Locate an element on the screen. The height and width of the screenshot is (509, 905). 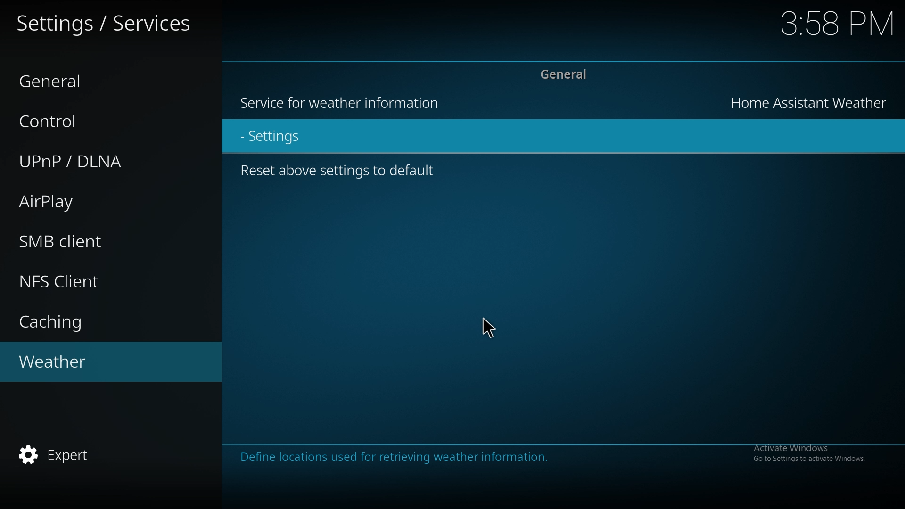
AirPlay is located at coordinates (68, 204).